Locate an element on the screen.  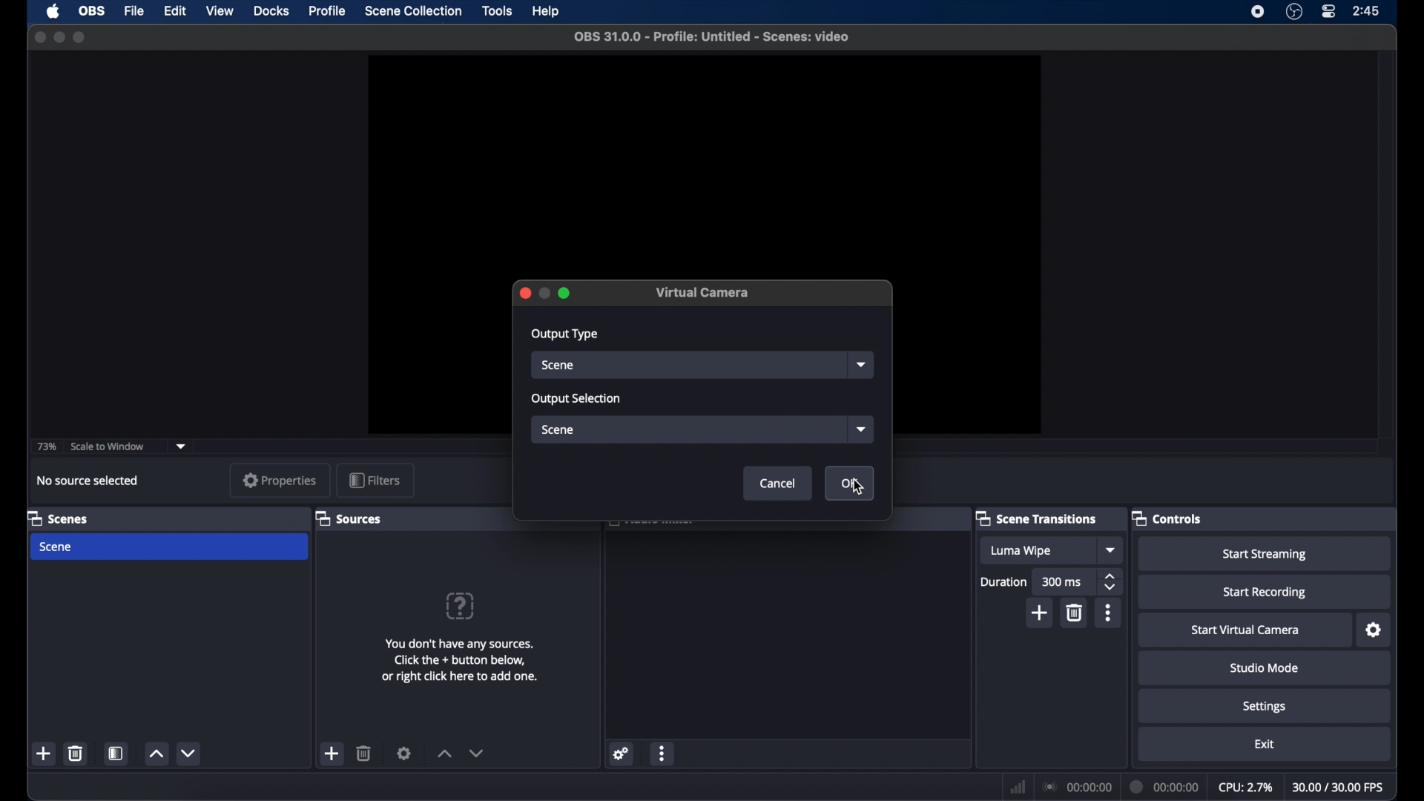
virtual camera is located at coordinates (703, 292).